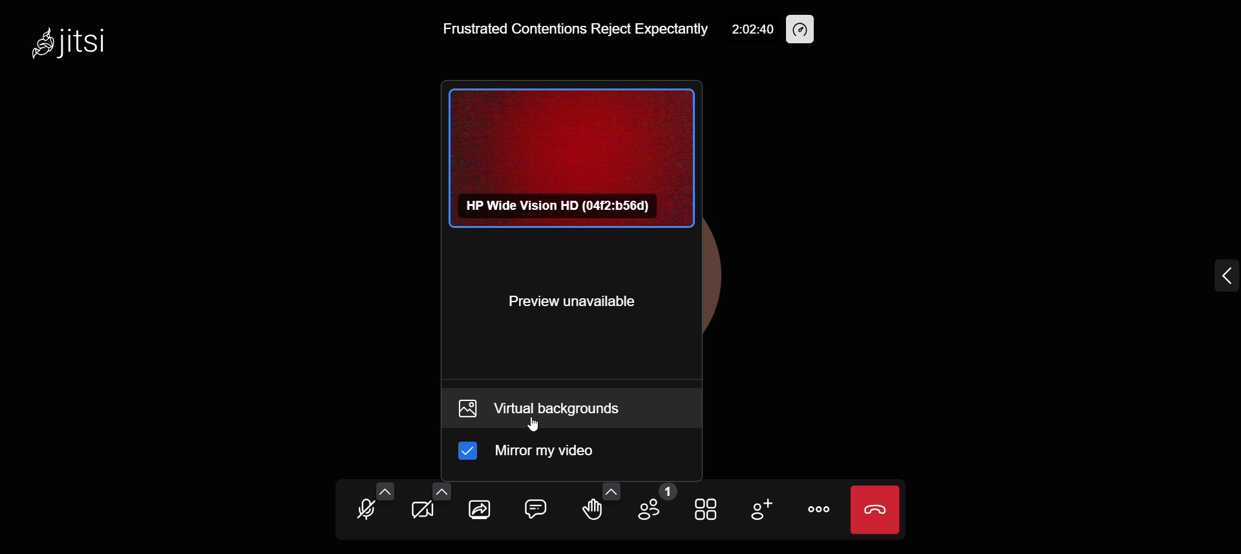 The image size is (1241, 554). What do you see at coordinates (804, 28) in the screenshot?
I see `performance setting` at bounding box center [804, 28].